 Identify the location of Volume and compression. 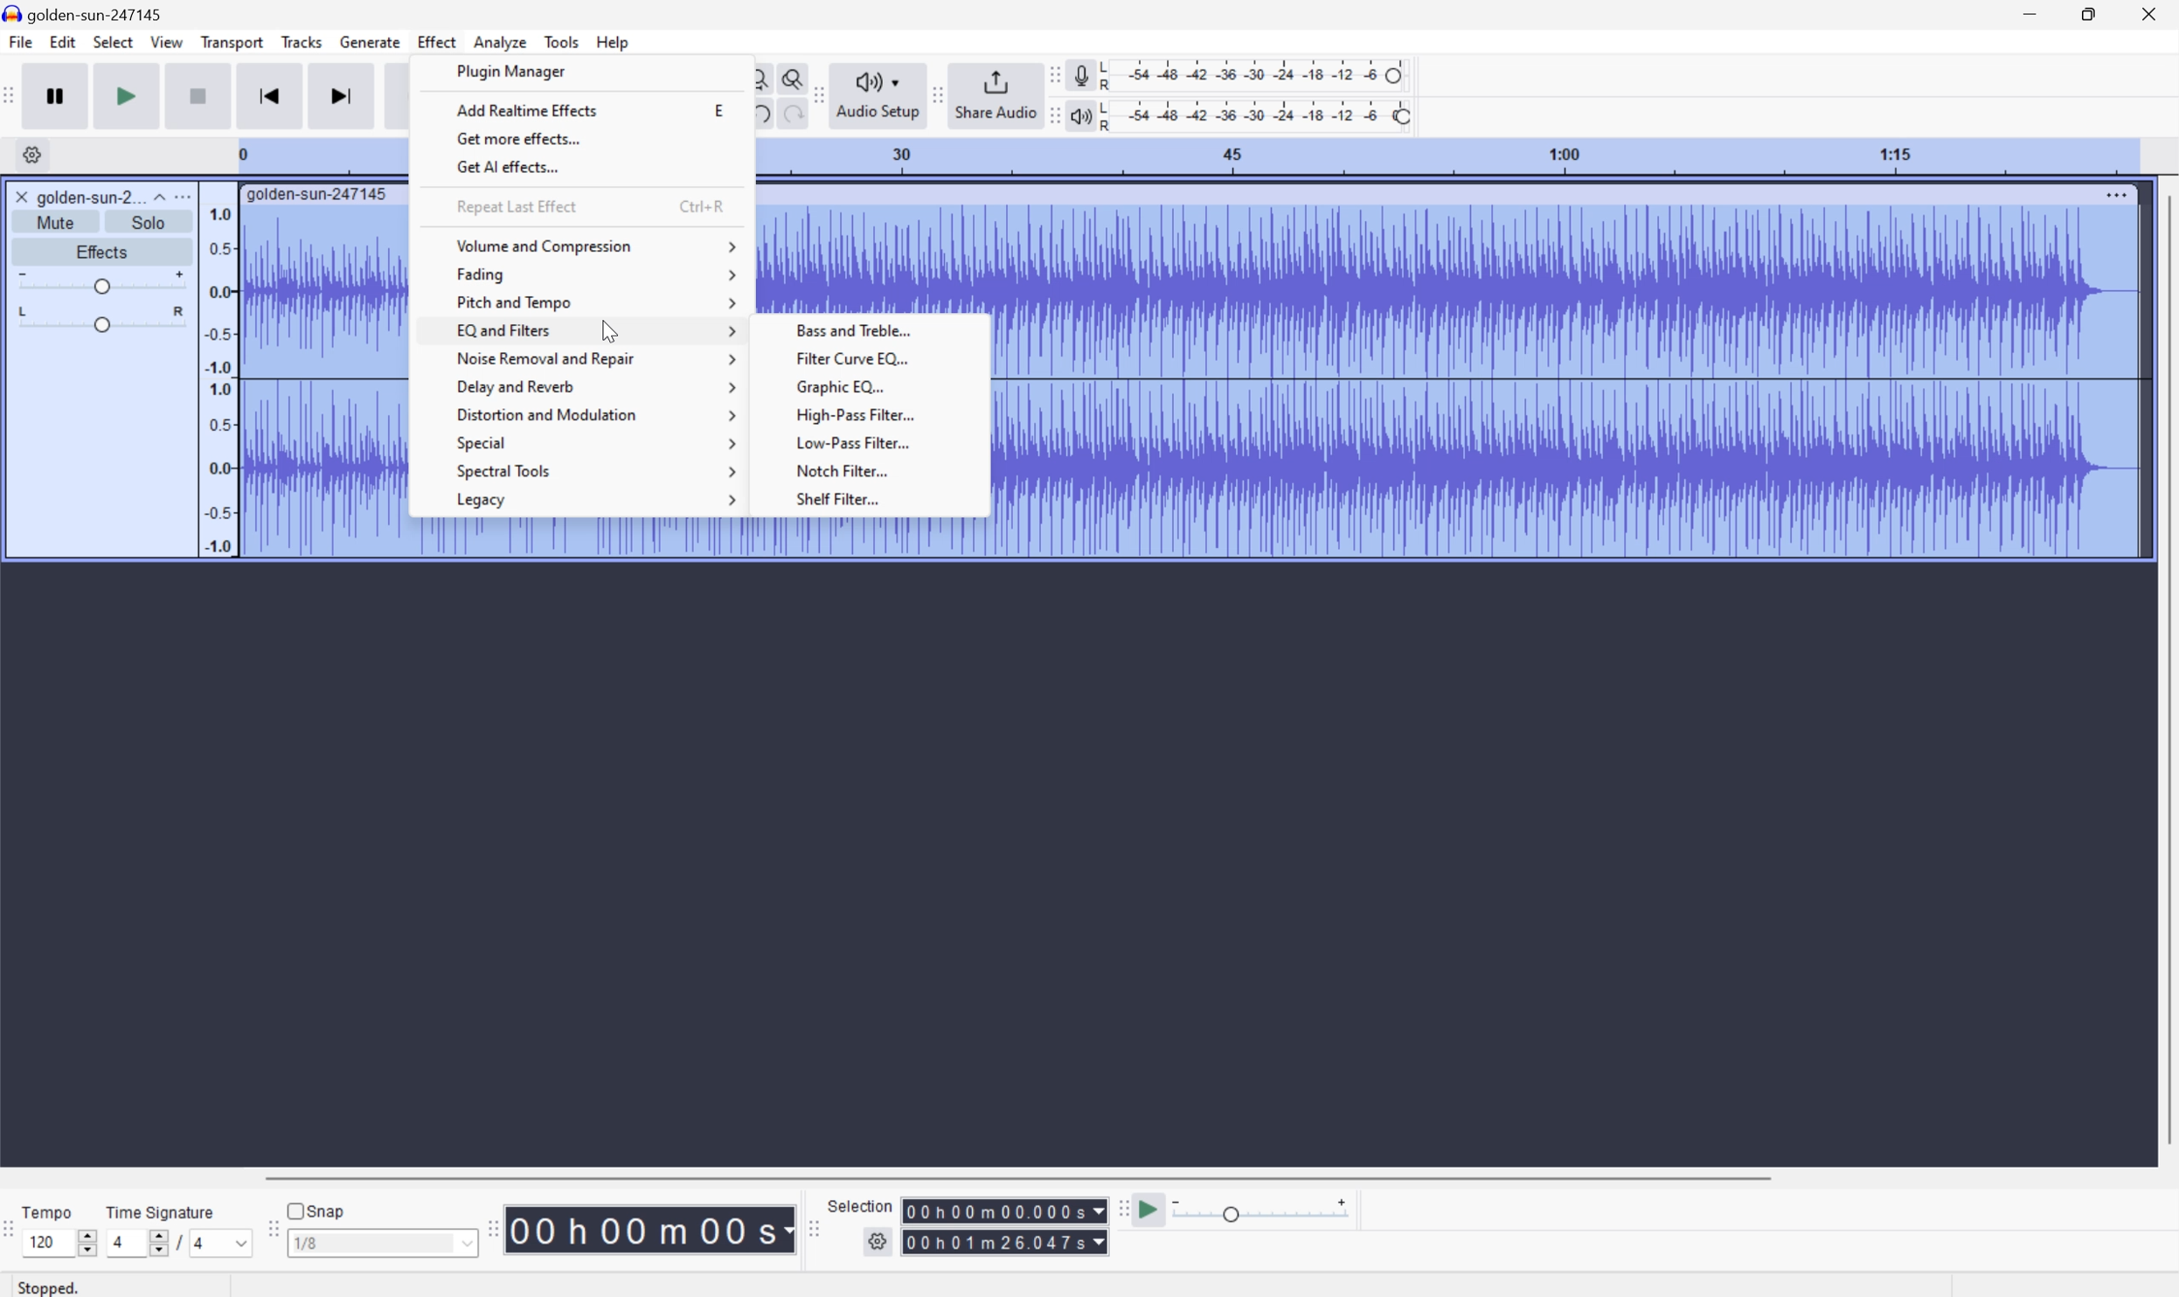
(600, 246).